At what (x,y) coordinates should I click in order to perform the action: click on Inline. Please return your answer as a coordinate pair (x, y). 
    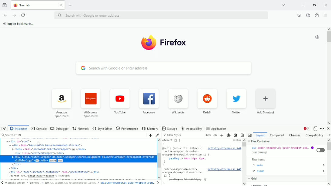
    Looking at the image, I should click on (237, 140).